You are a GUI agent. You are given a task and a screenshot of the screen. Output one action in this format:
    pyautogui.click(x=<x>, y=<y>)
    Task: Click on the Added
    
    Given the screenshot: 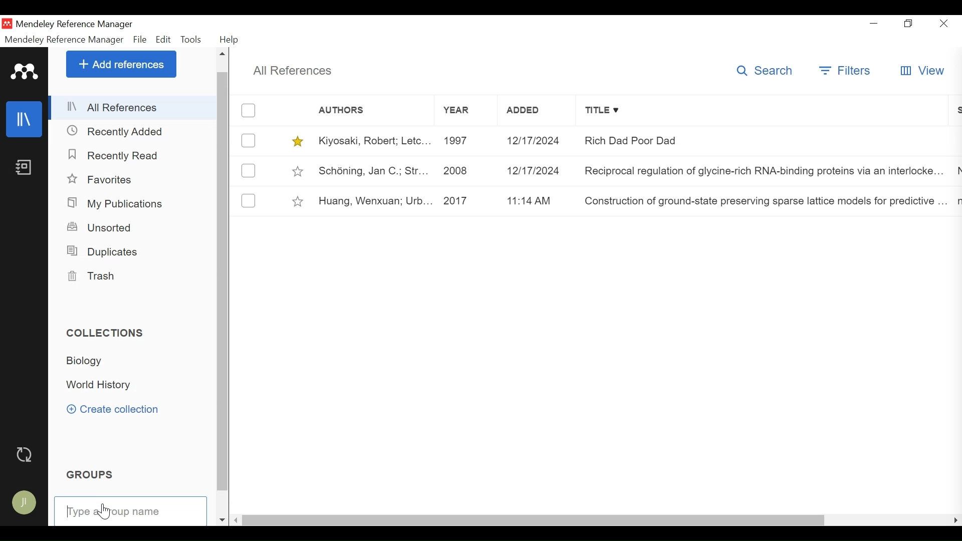 What is the action you would take?
    pyautogui.click(x=537, y=112)
    